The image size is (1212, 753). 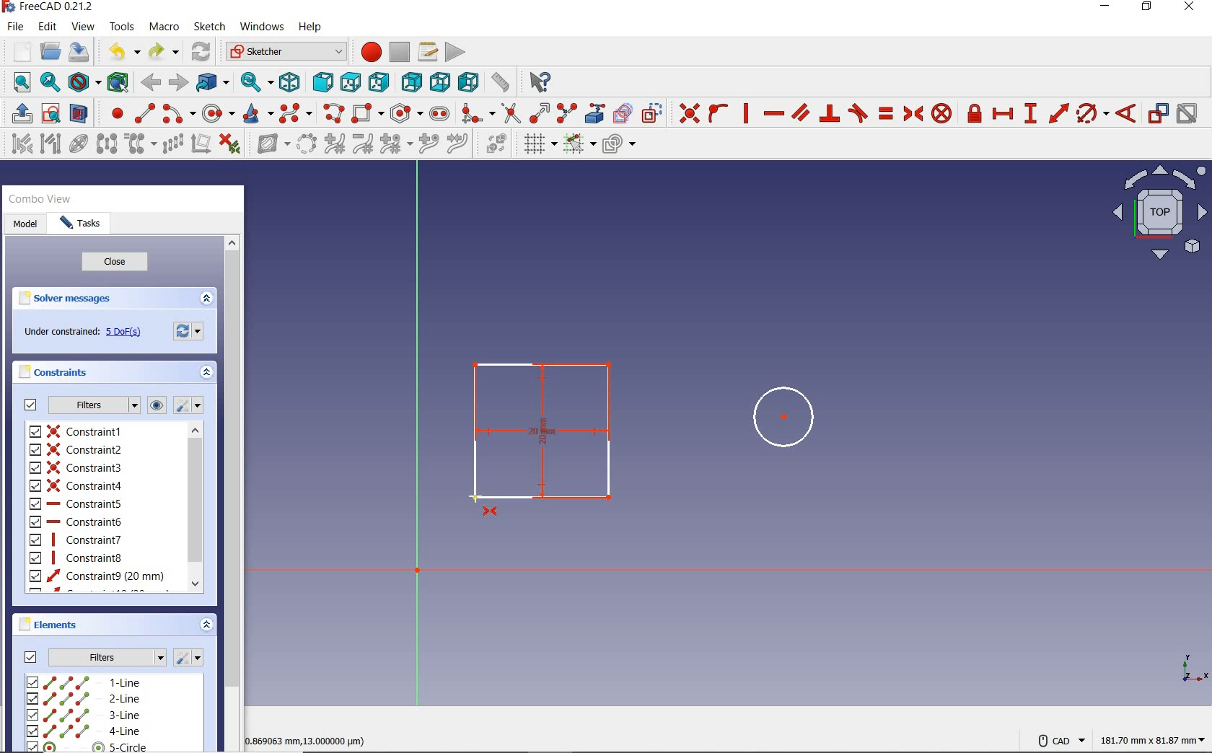 I want to click on select associated geometry, so click(x=50, y=145).